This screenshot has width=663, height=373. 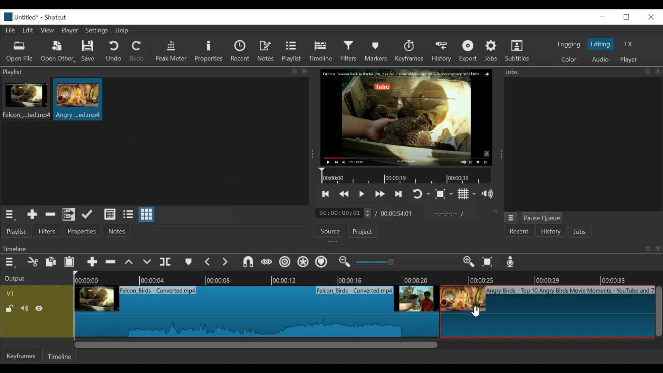 I want to click on playlist menu, so click(x=11, y=214).